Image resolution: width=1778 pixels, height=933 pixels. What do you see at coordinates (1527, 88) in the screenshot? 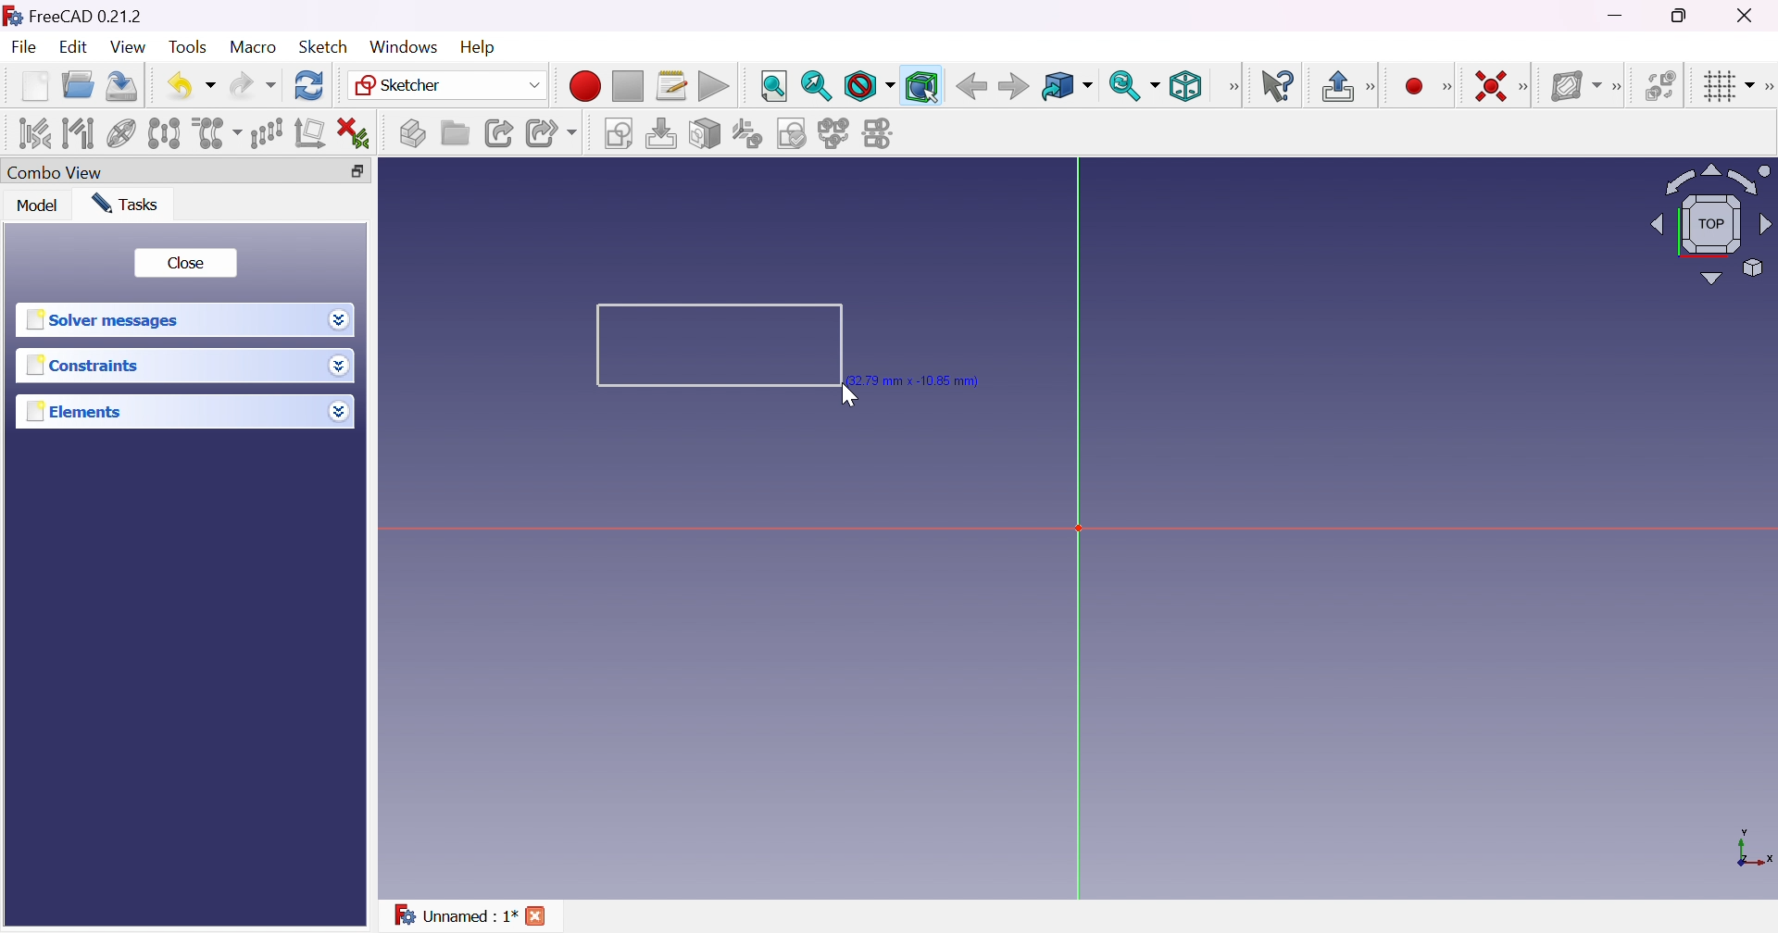
I see `[Sketcher constraints]` at bounding box center [1527, 88].